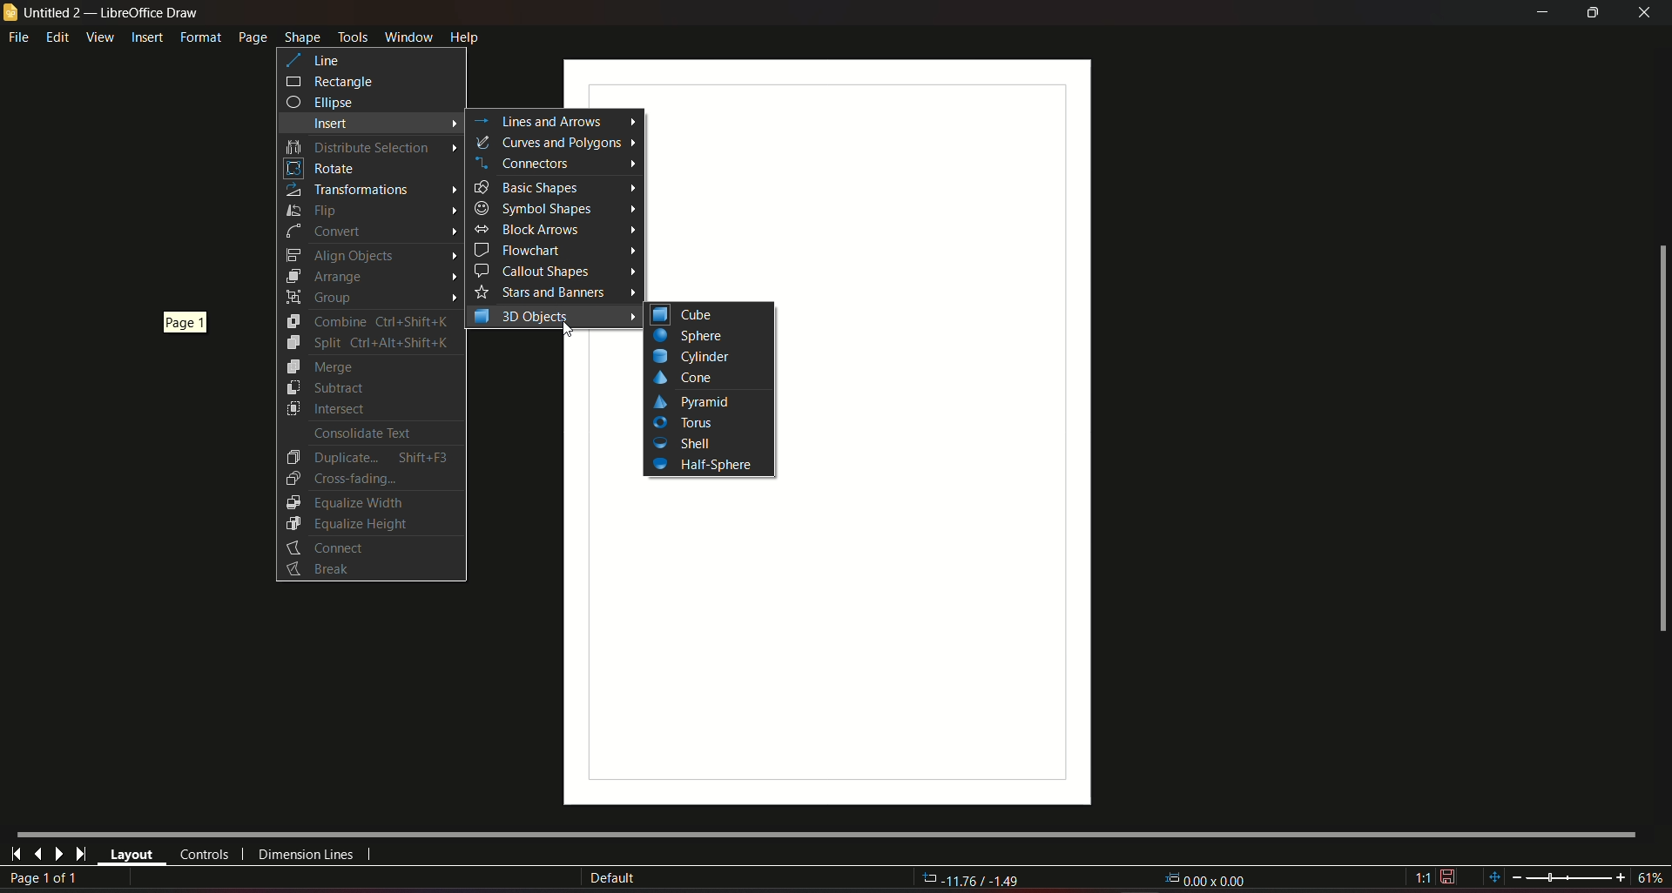  What do you see at coordinates (318, 571) in the screenshot?
I see `` at bounding box center [318, 571].